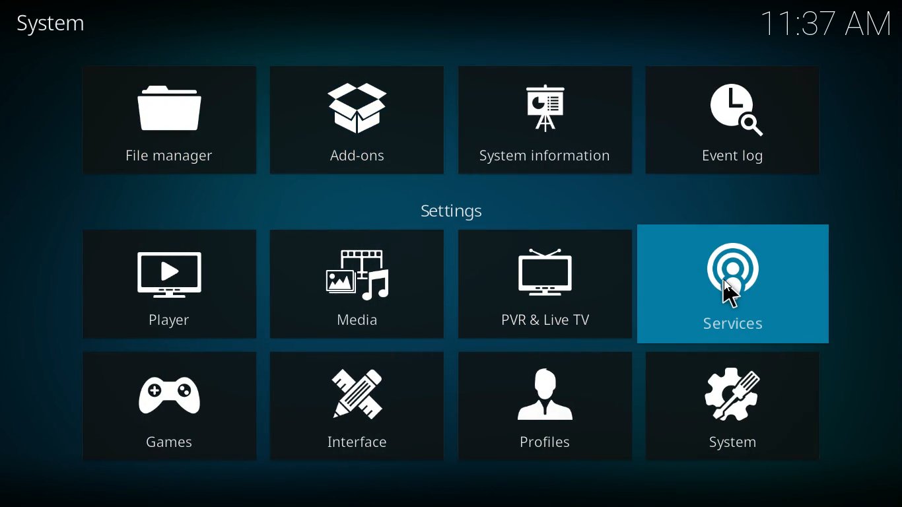 The height and width of the screenshot is (507, 902). Describe the element at coordinates (356, 283) in the screenshot. I see `media` at that location.